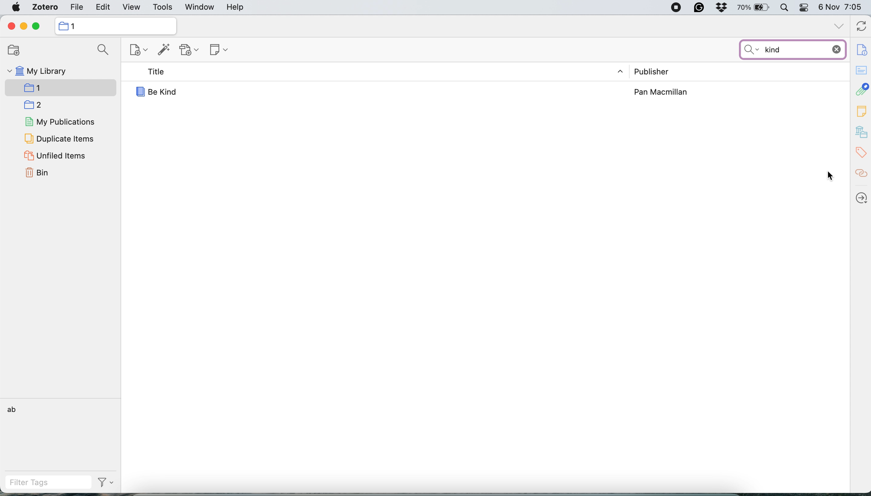 This screenshot has height=496, width=871. I want to click on system logo, so click(14, 8).